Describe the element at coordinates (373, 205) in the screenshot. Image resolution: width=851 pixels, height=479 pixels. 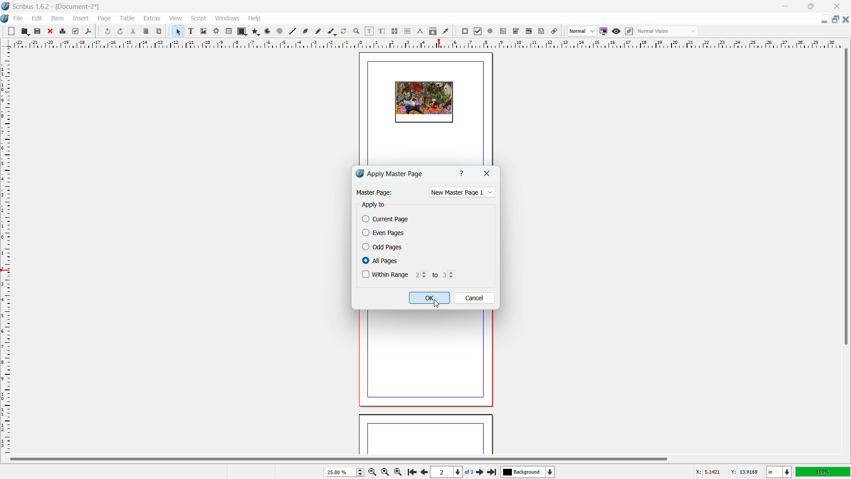
I see `apply to` at that location.